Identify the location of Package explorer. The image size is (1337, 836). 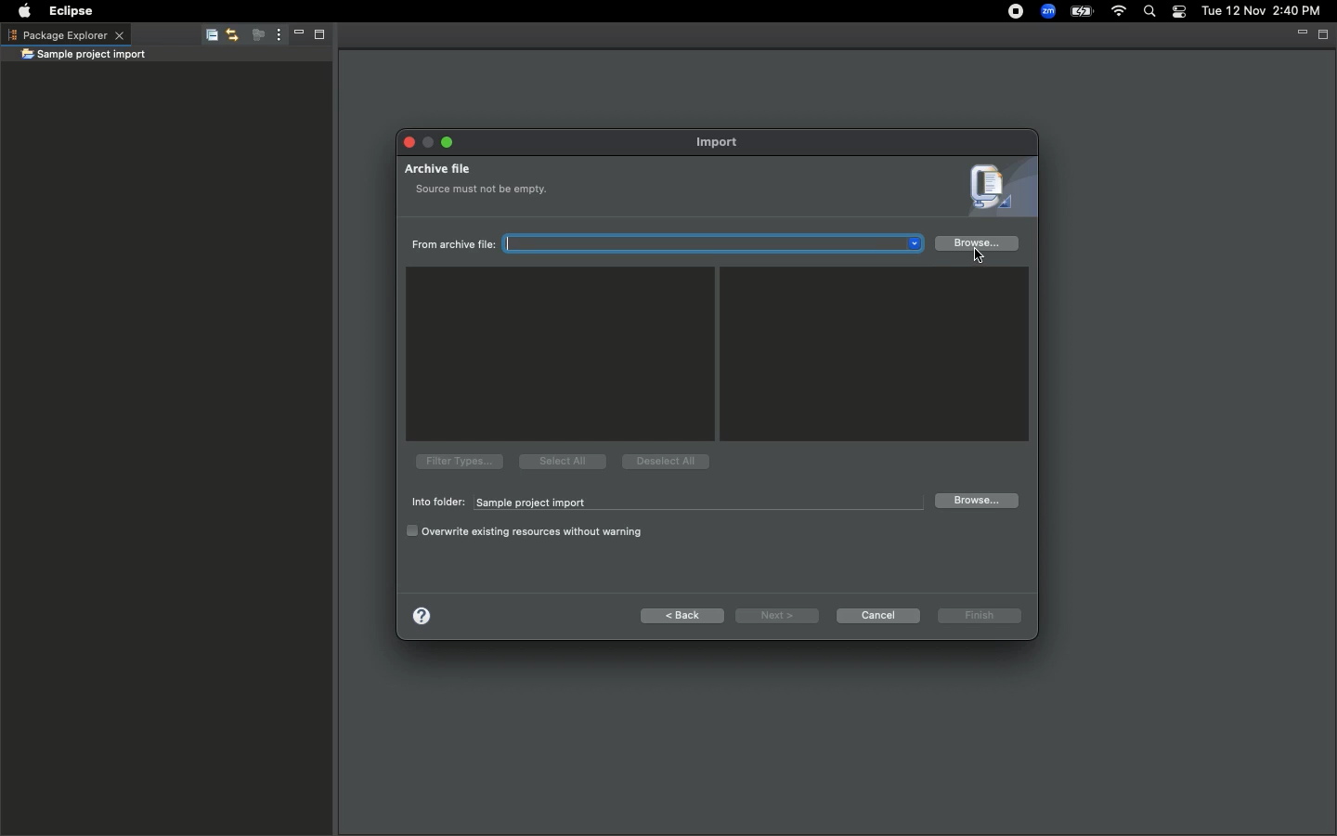
(65, 34).